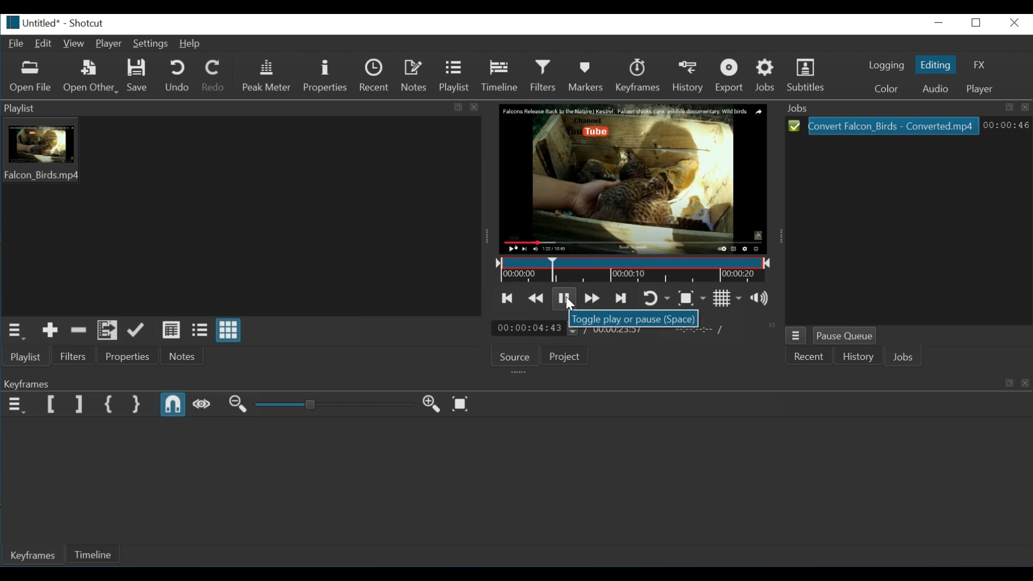 This screenshot has width=1033, height=581. What do you see at coordinates (632, 270) in the screenshot?
I see `Timeline` at bounding box center [632, 270].